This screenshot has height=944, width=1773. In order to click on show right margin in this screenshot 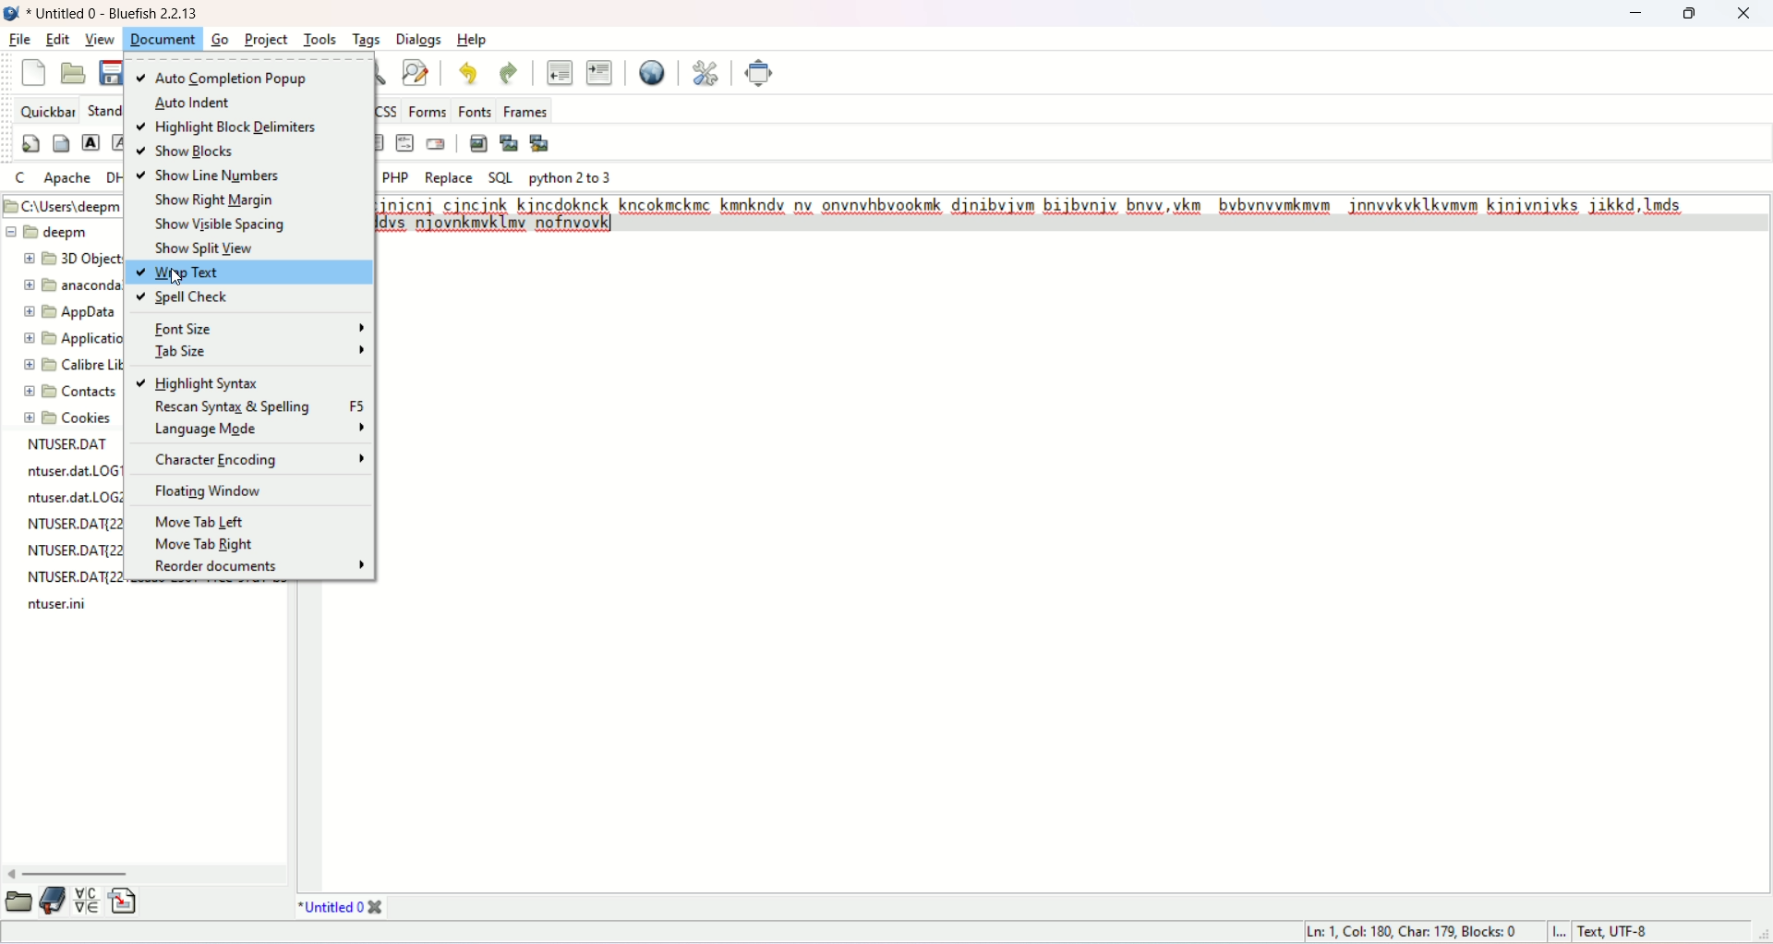, I will do `click(217, 201)`.